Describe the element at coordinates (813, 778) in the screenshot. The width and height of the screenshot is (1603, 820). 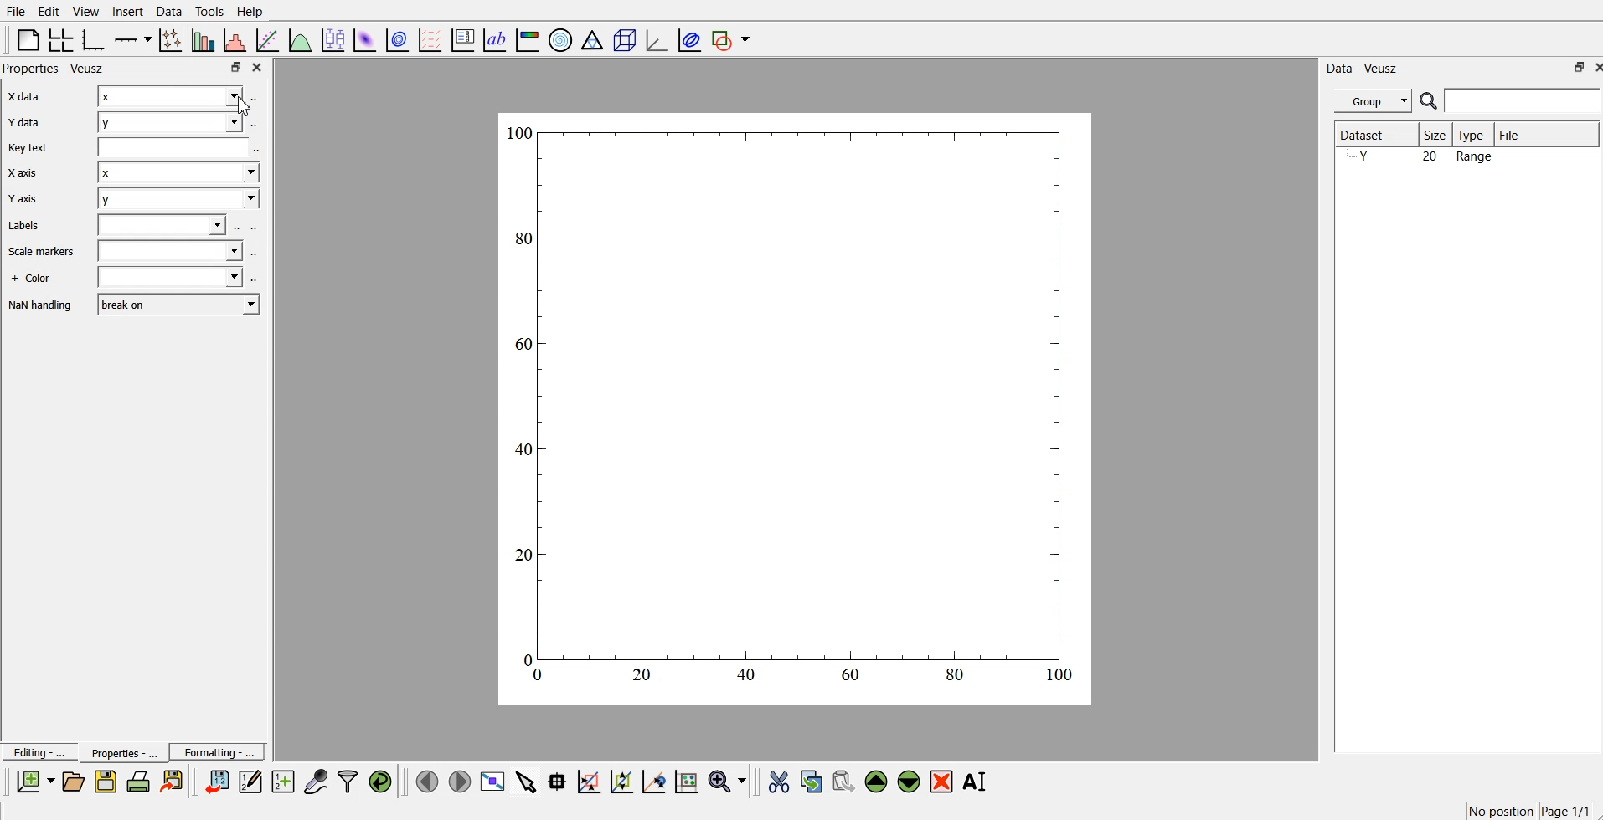
I see `copy` at that location.